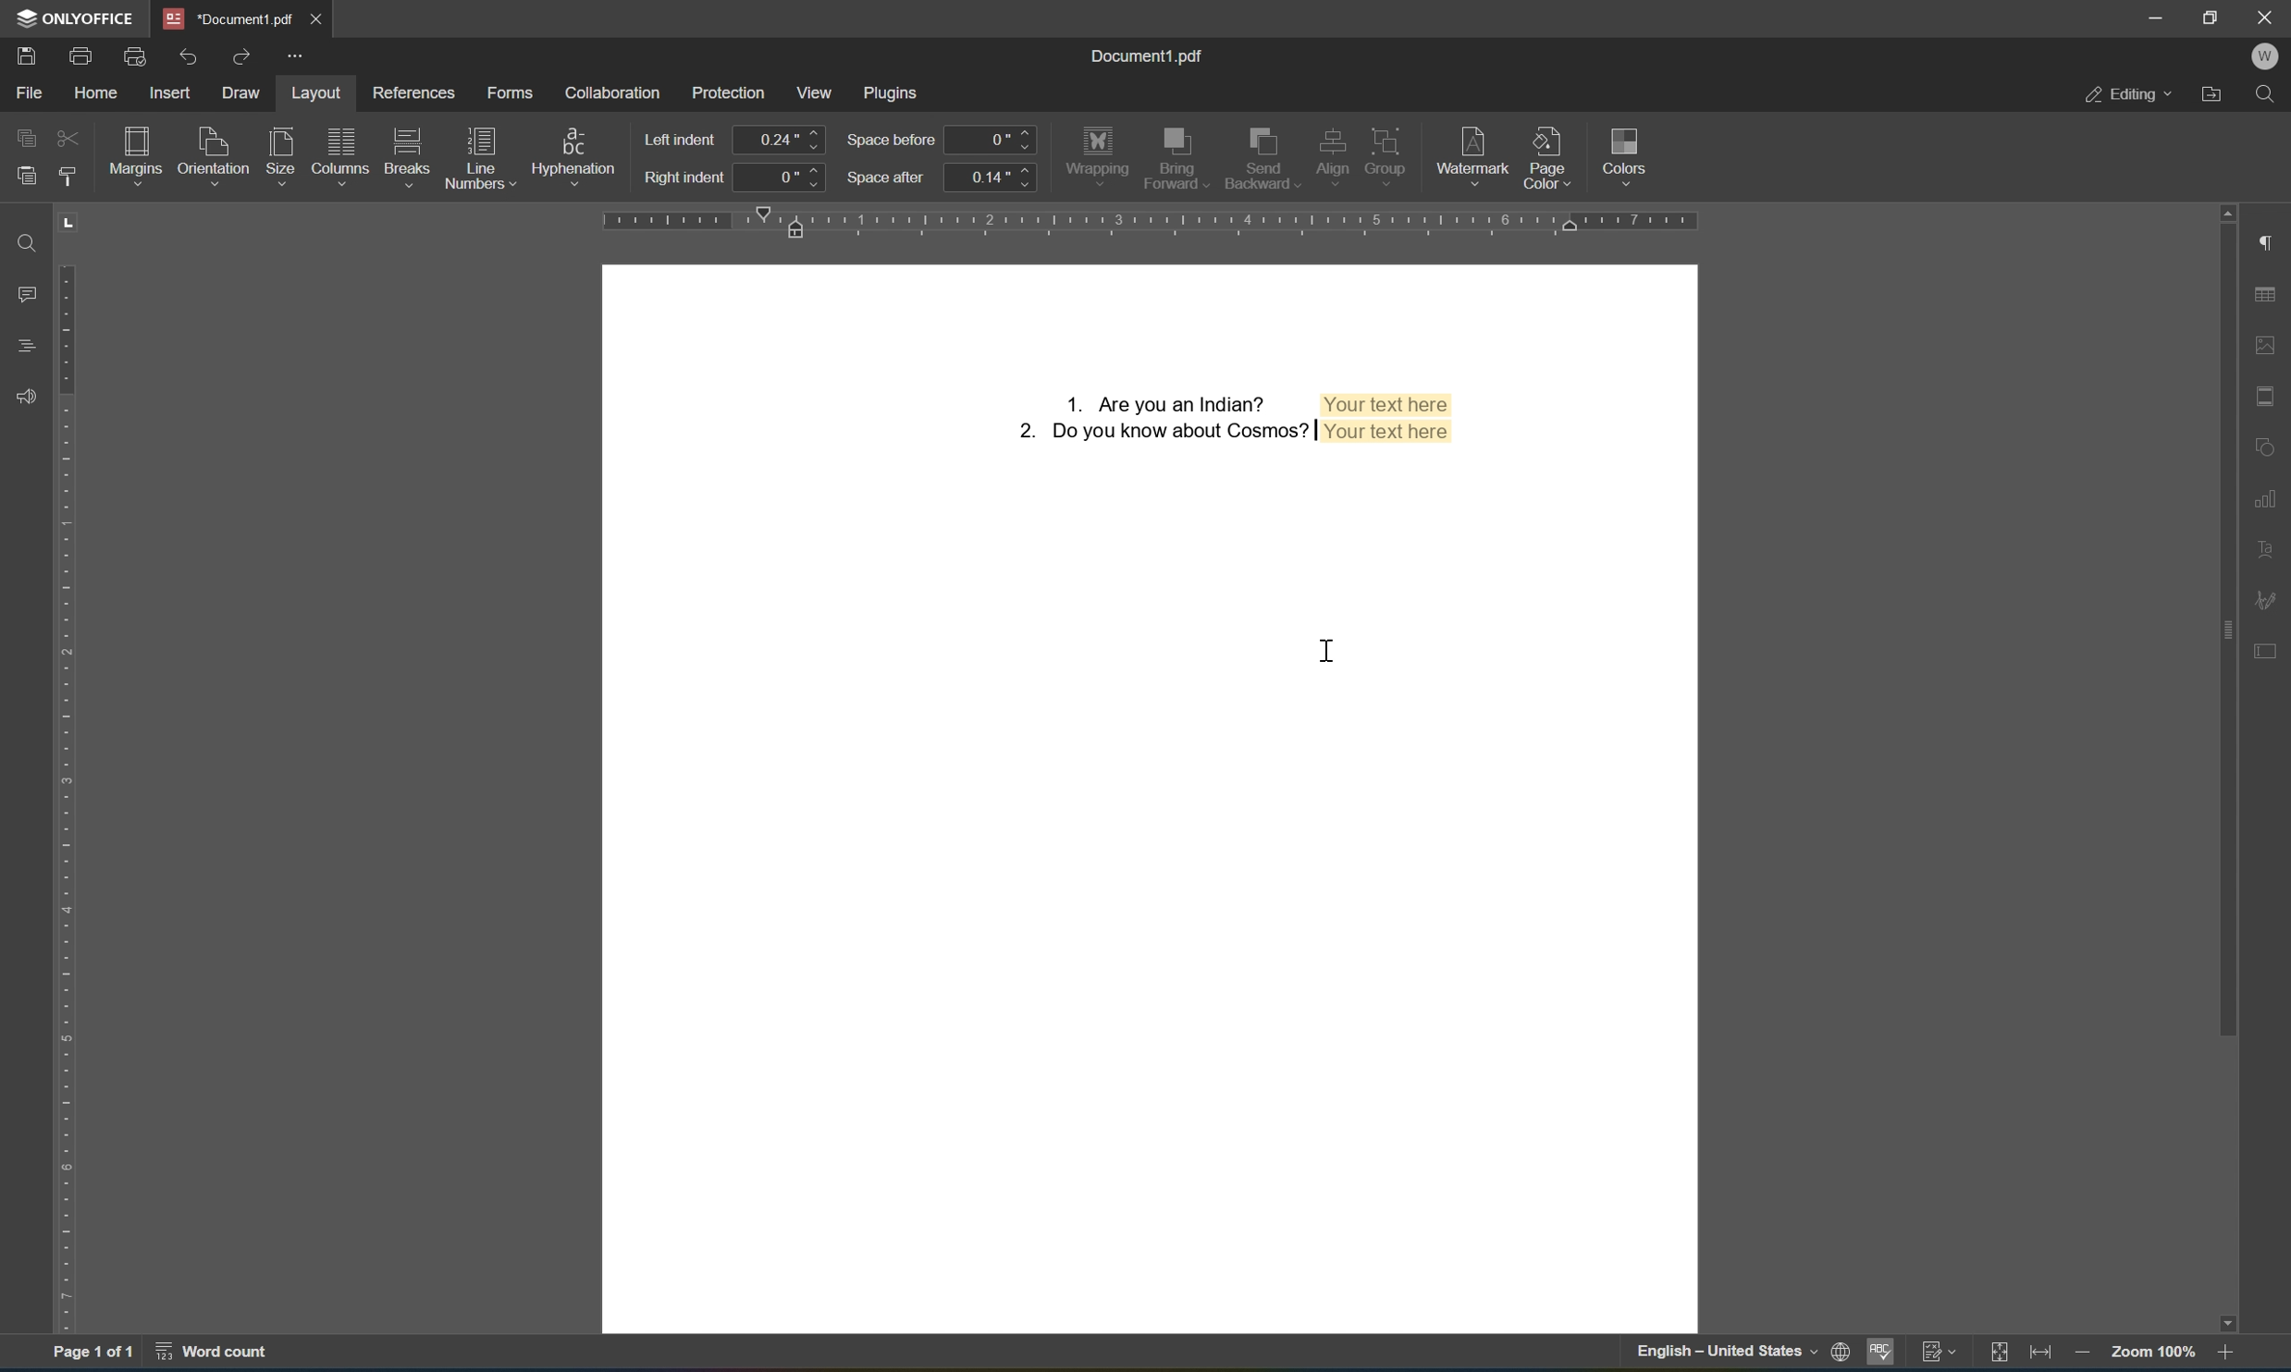 This screenshot has width=2291, height=1372. I want to click on forms, so click(515, 96).